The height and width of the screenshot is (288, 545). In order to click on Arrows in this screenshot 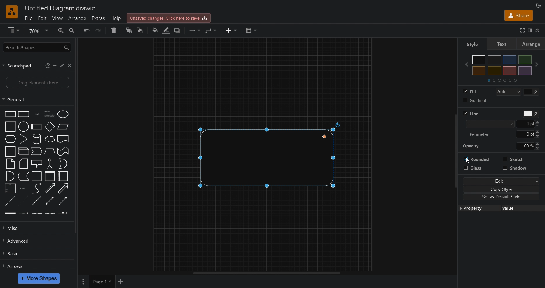, I will do `click(15, 266)`.